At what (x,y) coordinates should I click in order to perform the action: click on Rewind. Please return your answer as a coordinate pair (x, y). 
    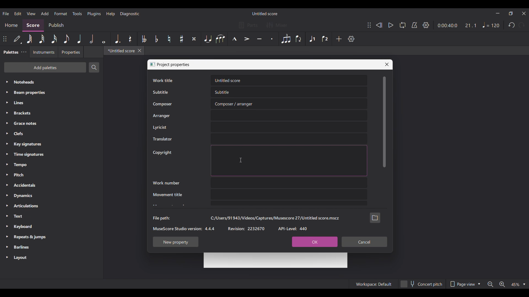
    Looking at the image, I should click on (379, 25).